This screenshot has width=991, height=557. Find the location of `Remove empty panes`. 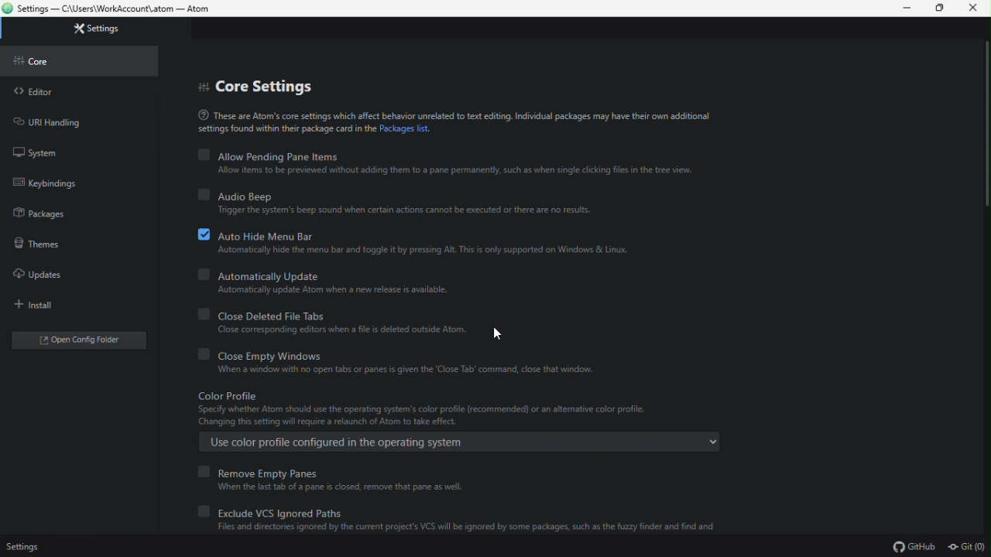

Remove empty panes is located at coordinates (341, 471).